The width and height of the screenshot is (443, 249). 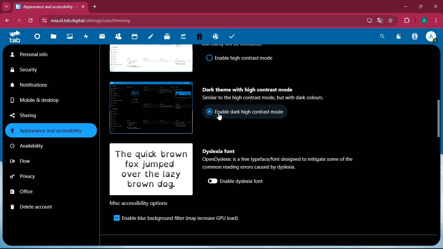 What do you see at coordinates (32, 192) in the screenshot?
I see `office` at bounding box center [32, 192].